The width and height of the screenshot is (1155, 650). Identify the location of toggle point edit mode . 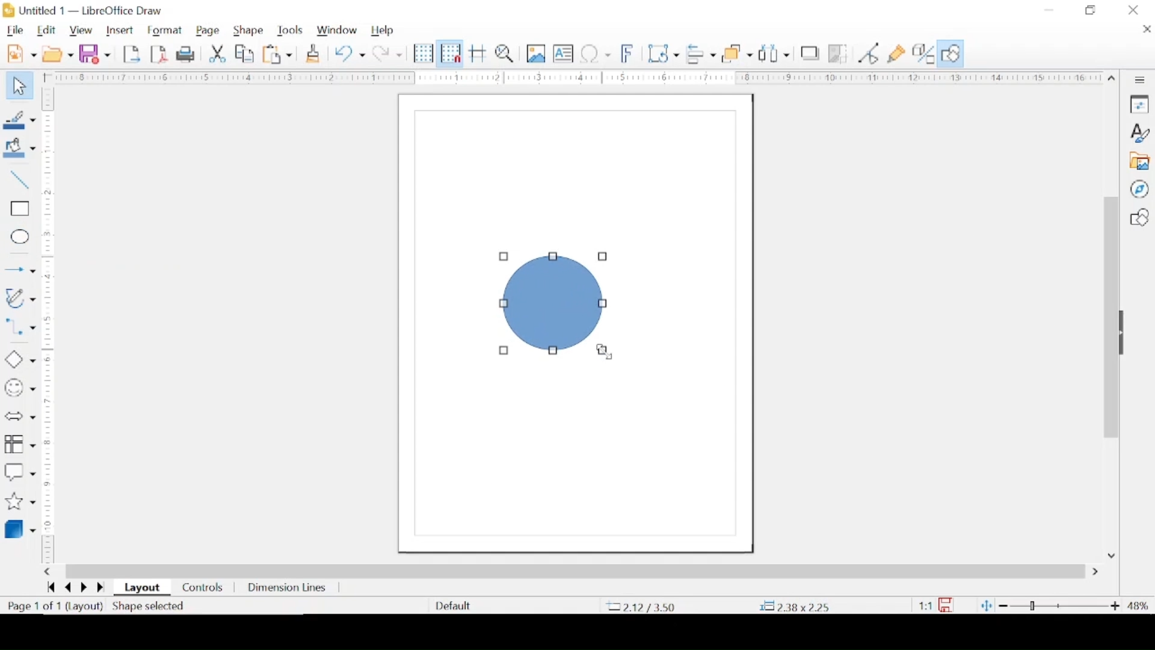
(869, 54).